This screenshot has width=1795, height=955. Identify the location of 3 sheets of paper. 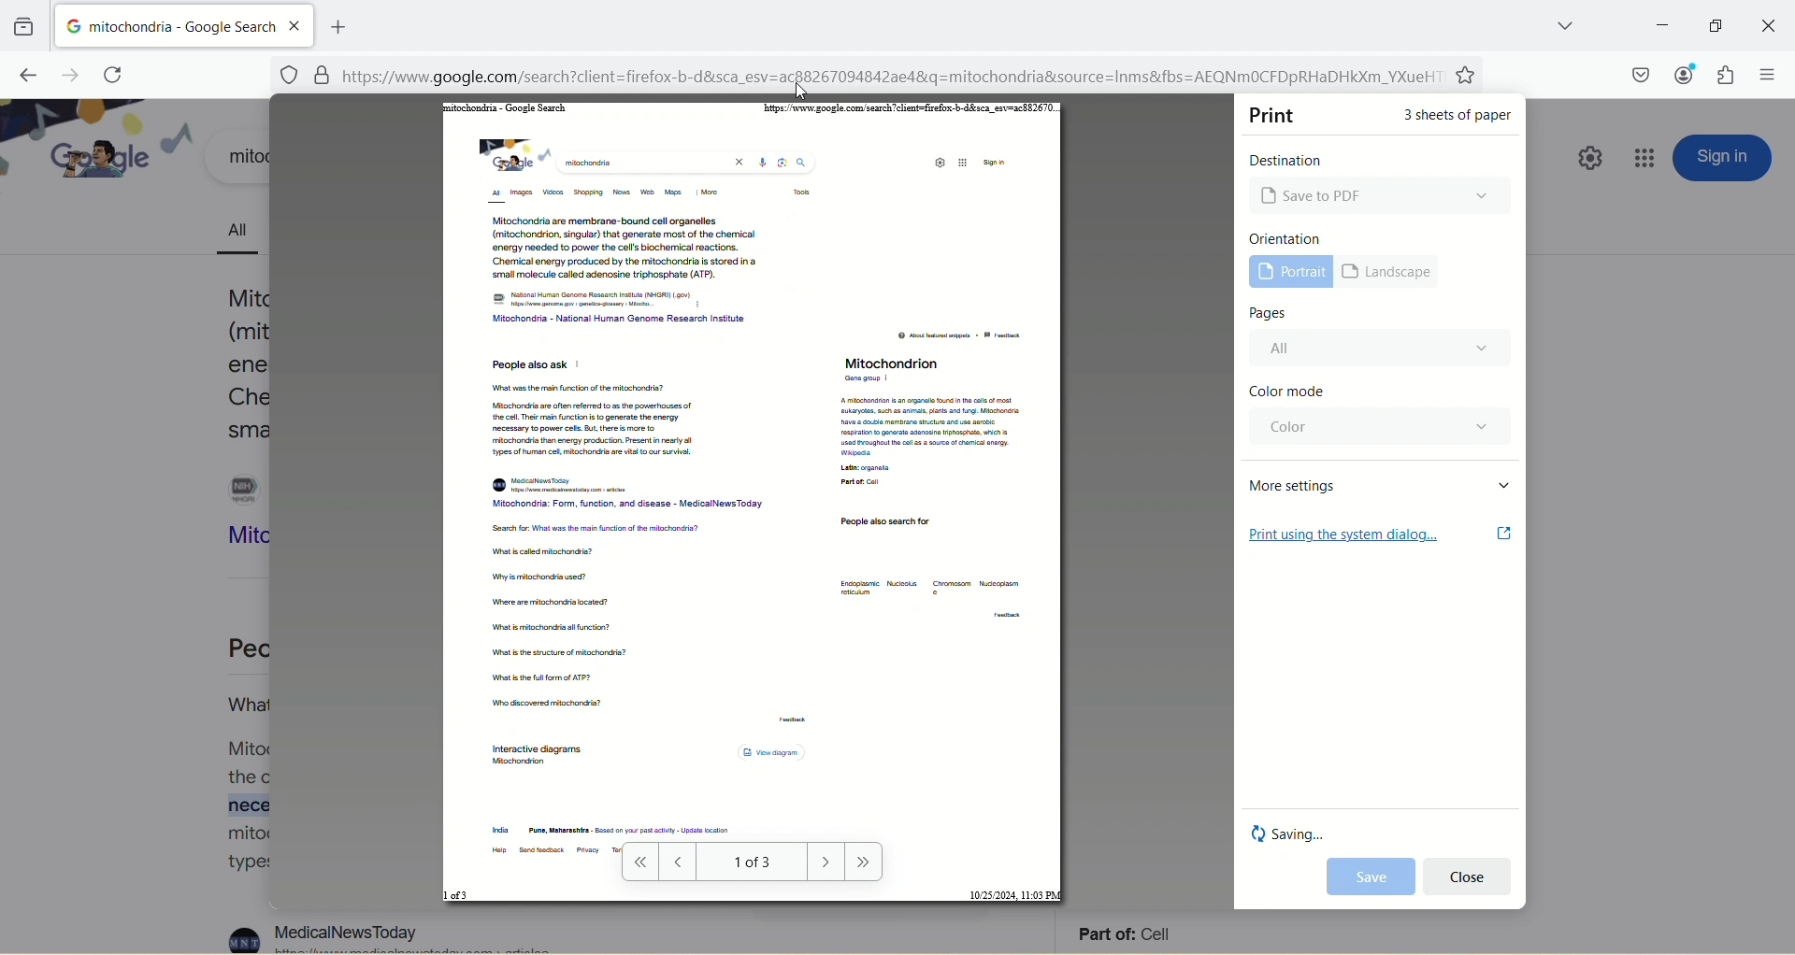
(1459, 120).